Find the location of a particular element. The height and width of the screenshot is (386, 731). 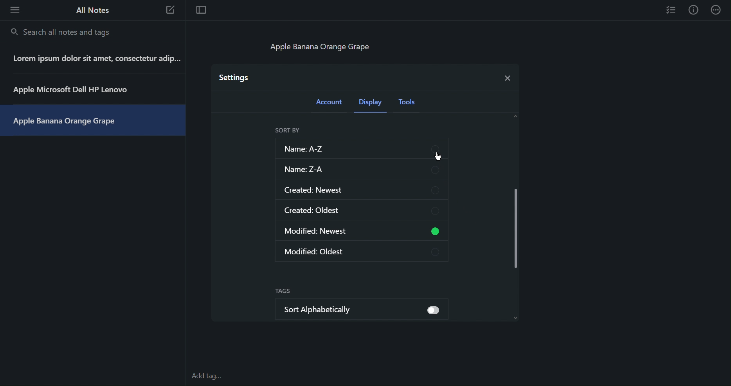

scroll down is located at coordinates (516, 318).